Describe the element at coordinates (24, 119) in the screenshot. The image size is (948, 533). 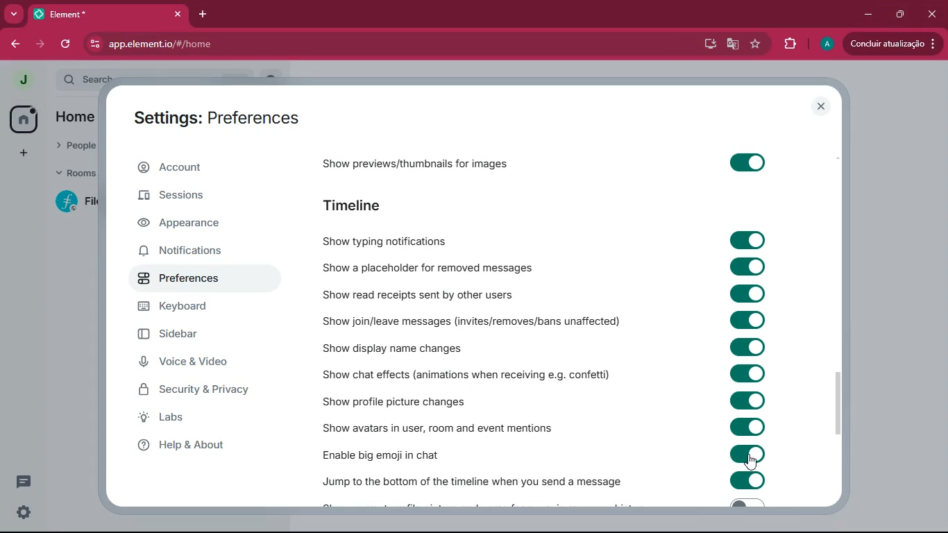
I see `home` at that location.